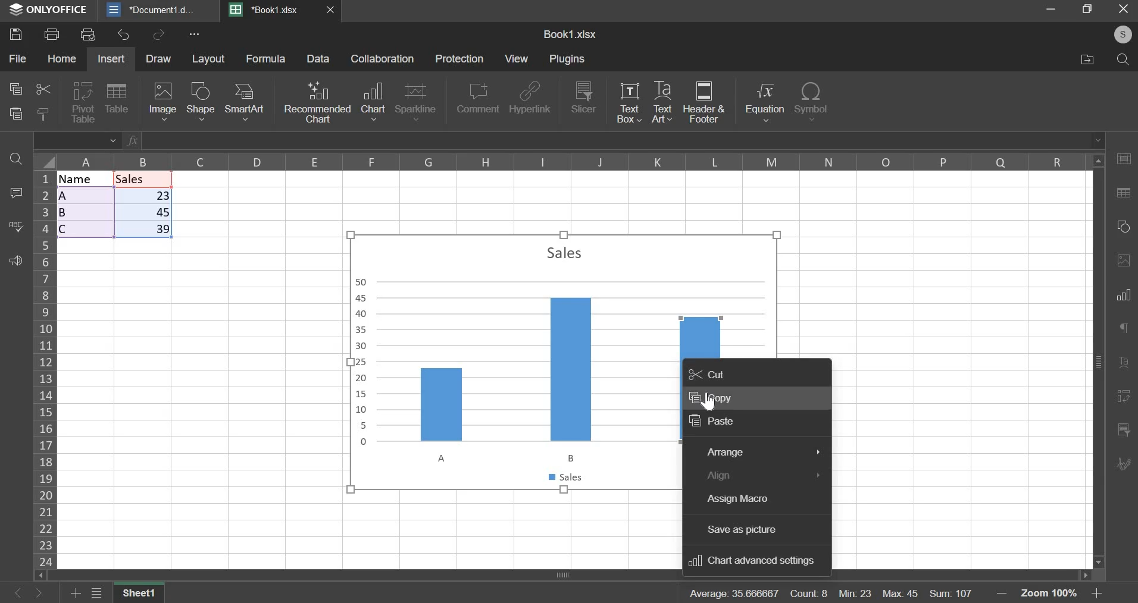 The height and width of the screenshot is (603, 1138). Describe the element at coordinates (203, 37) in the screenshot. I see `more` at that location.